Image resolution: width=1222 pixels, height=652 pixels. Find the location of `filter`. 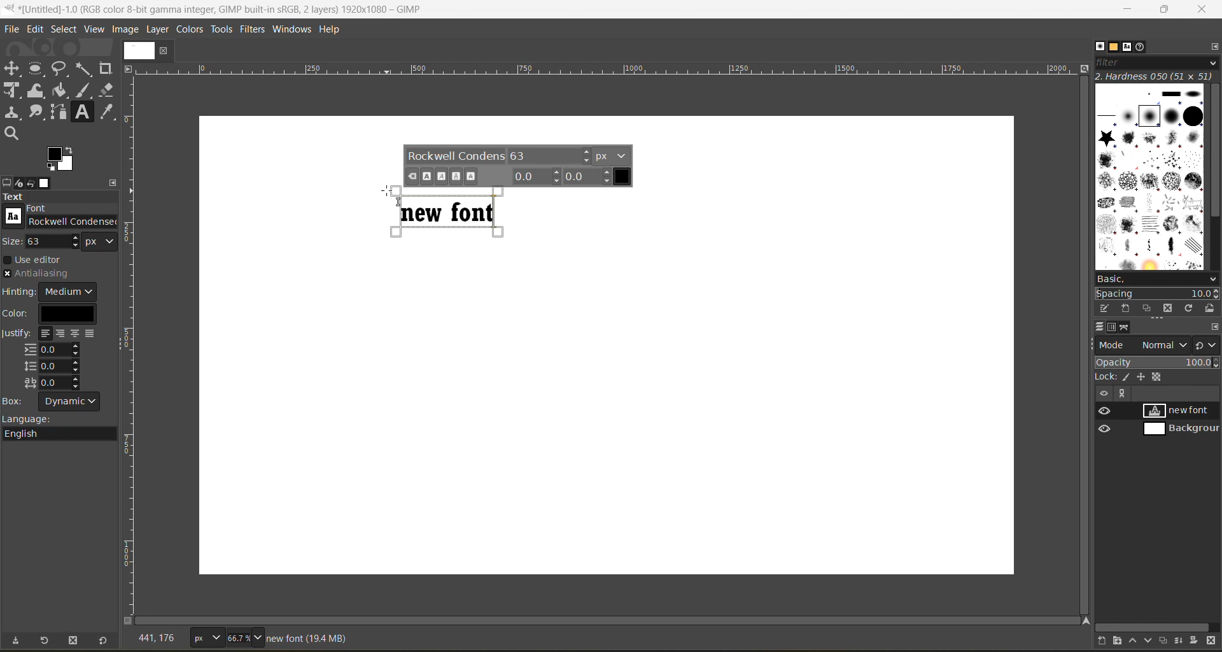

filter is located at coordinates (1158, 62).